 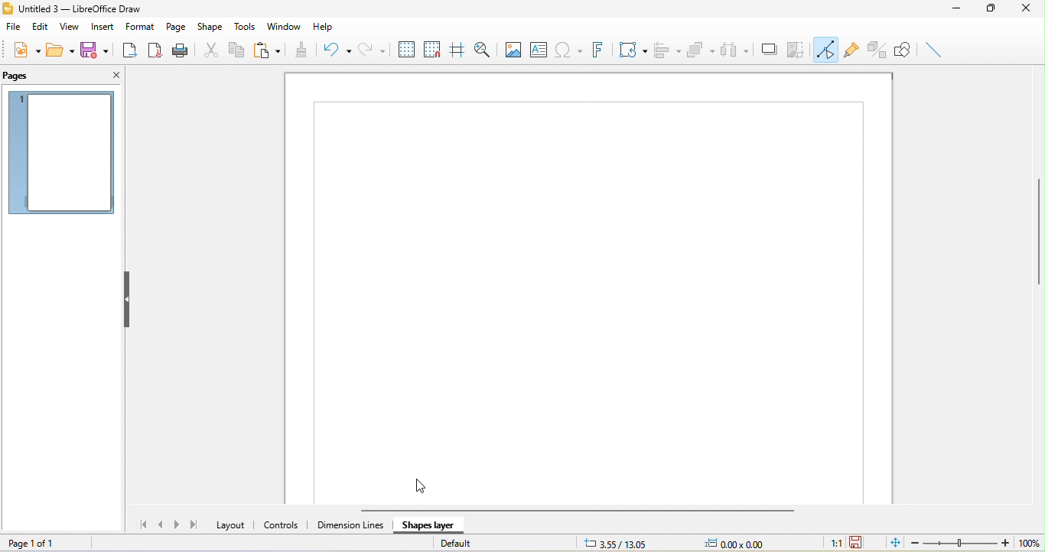 What do you see at coordinates (100, 28) in the screenshot?
I see `insert` at bounding box center [100, 28].